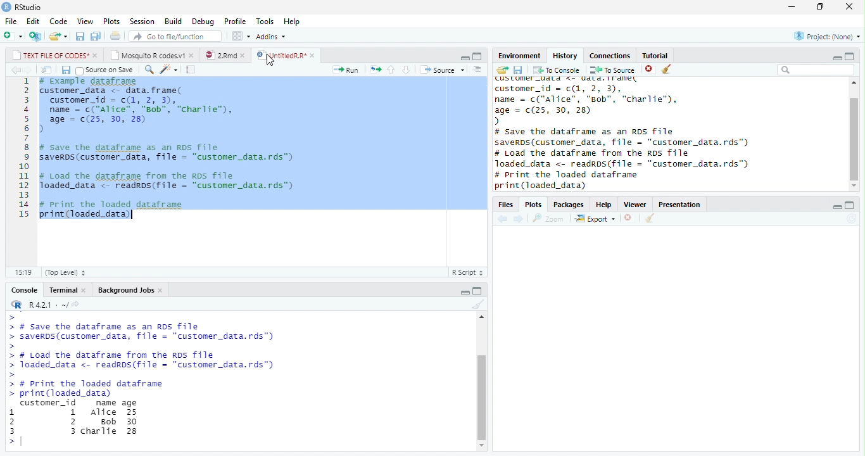 This screenshot has height=456, width=865. What do you see at coordinates (477, 291) in the screenshot?
I see `maximize` at bounding box center [477, 291].